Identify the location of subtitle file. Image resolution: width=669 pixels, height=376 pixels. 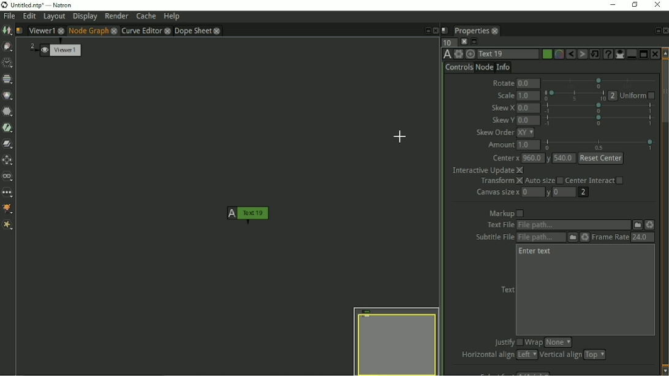
(495, 238).